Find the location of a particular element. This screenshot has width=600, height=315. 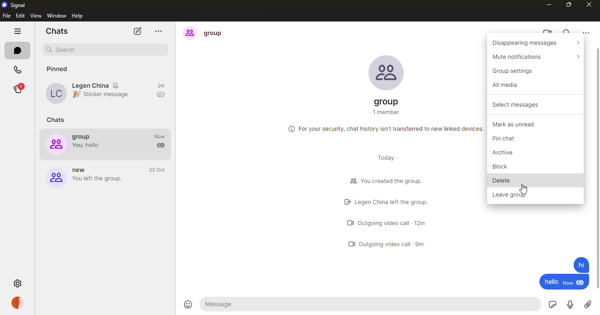

stories is located at coordinates (19, 86).